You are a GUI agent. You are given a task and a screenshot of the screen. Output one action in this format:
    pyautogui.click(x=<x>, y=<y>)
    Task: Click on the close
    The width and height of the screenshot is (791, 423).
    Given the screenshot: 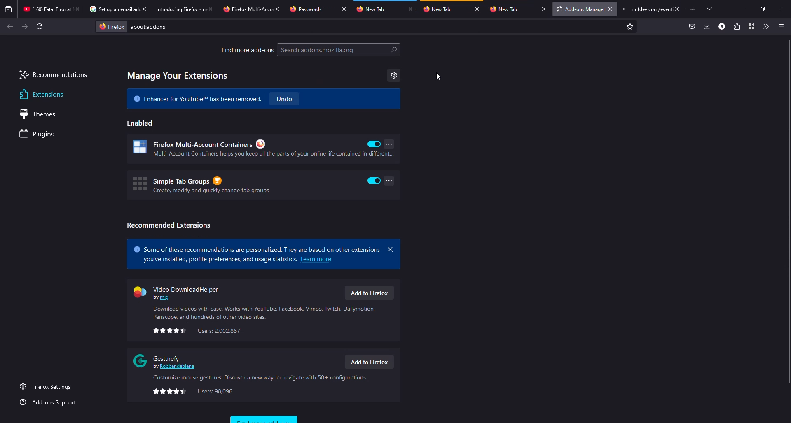 What is the action you would take?
    pyautogui.click(x=782, y=9)
    